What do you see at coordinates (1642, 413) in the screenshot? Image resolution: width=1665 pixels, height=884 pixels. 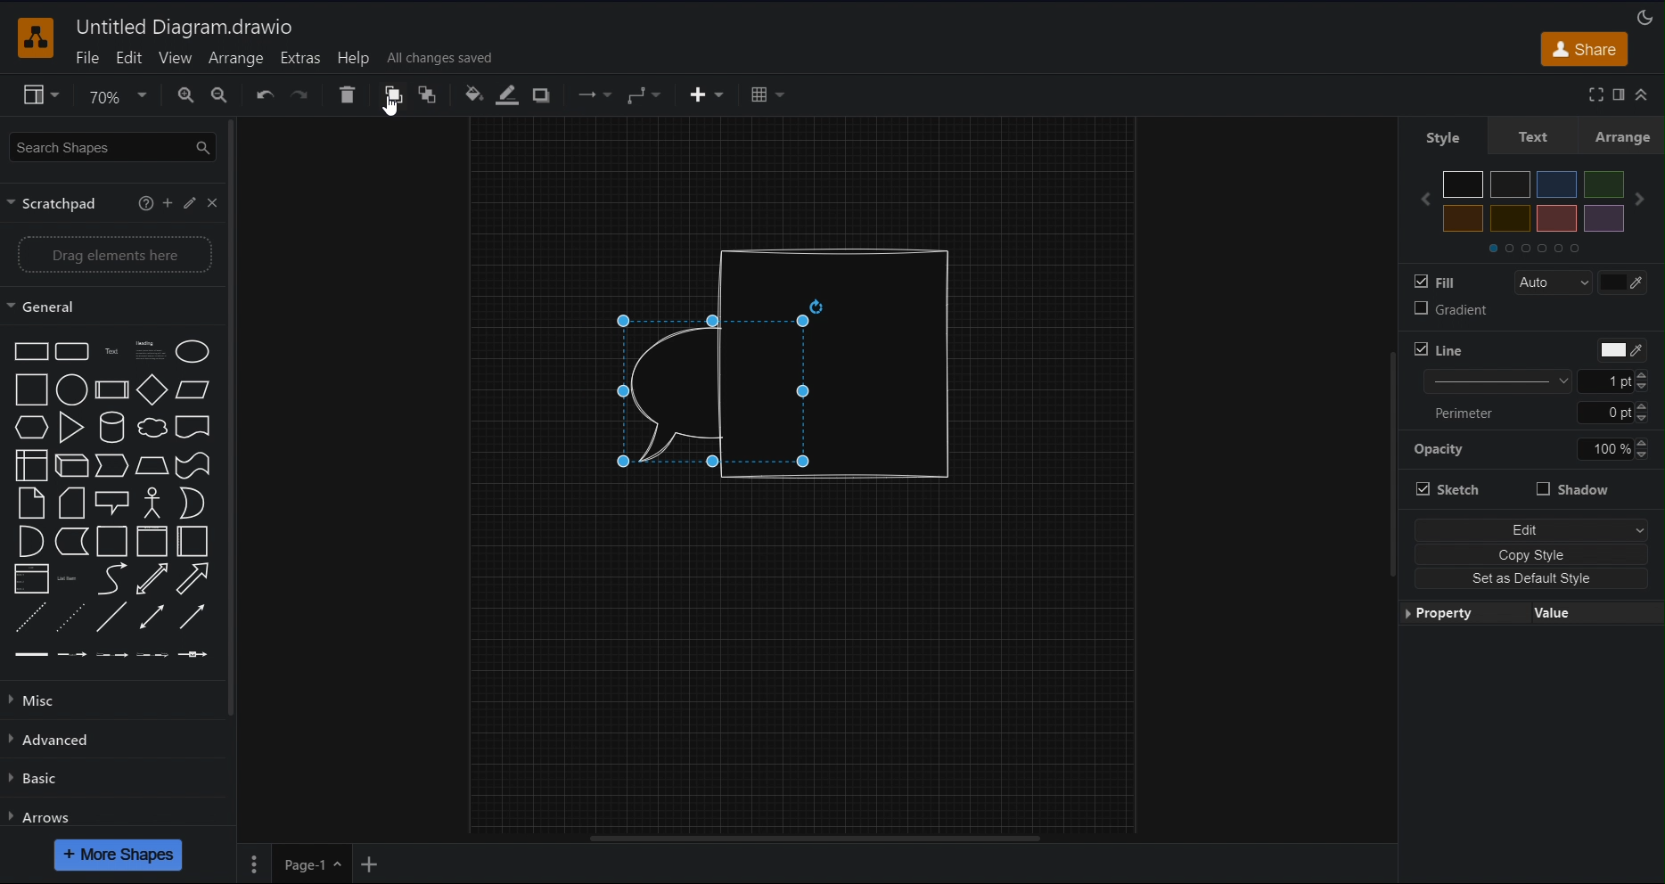 I see `Increase/Decrease line thickness` at bounding box center [1642, 413].